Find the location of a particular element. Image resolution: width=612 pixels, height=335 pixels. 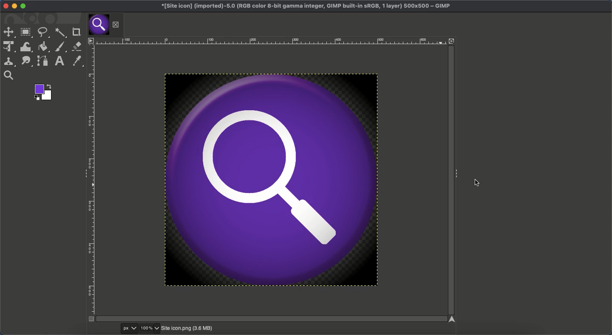

Rectangular selector is located at coordinates (26, 33).